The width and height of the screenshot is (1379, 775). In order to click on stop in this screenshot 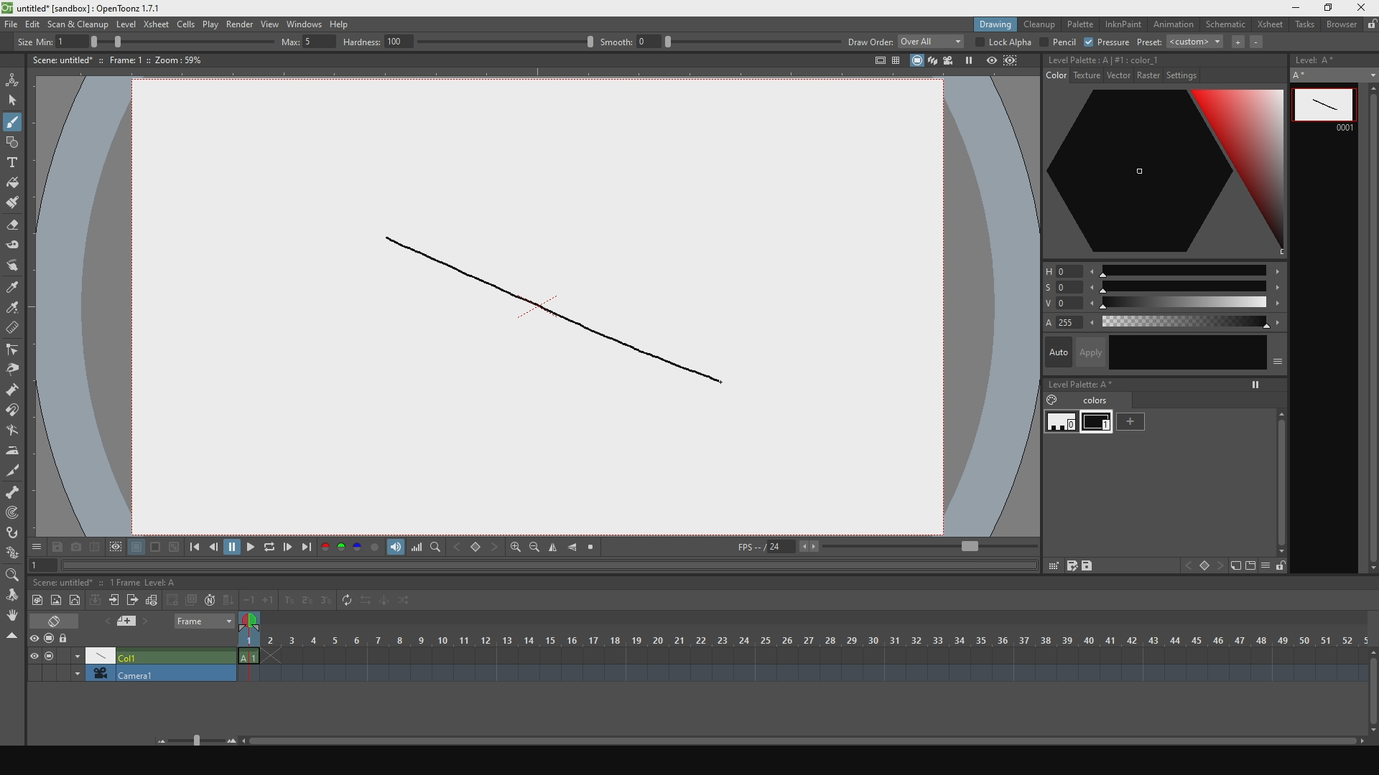, I will do `click(53, 638)`.